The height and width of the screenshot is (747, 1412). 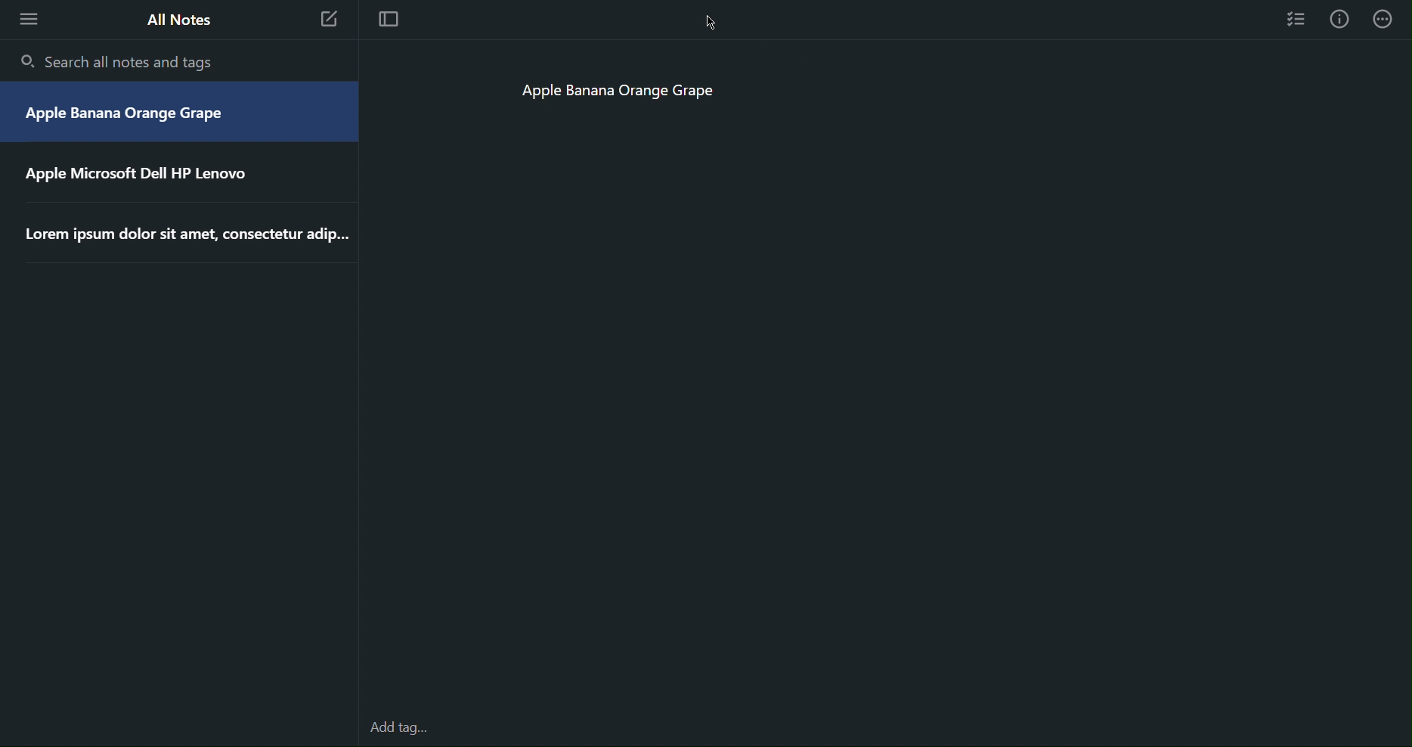 I want to click on Checklist, so click(x=1297, y=18).